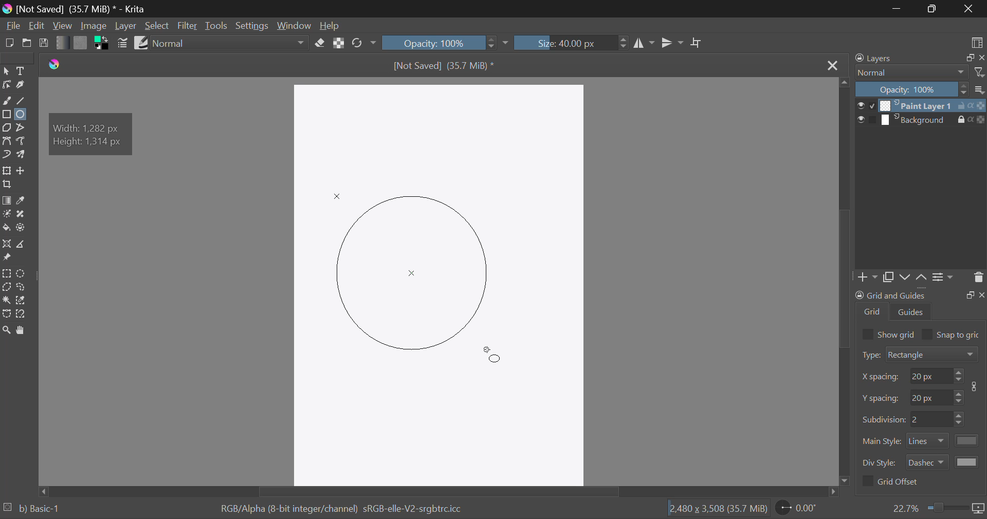  Describe the element at coordinates (6, 302) in the screenshot. I see `Continuous Selection` at that location.